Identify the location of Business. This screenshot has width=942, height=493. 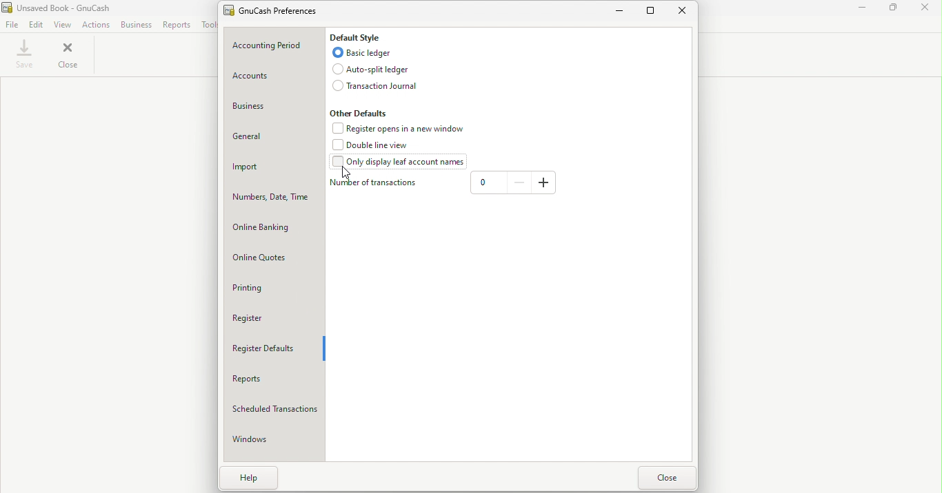
(277, 108).